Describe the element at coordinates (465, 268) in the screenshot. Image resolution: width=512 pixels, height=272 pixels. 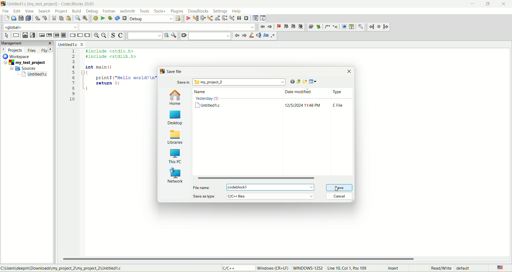
I see `default` at that location.